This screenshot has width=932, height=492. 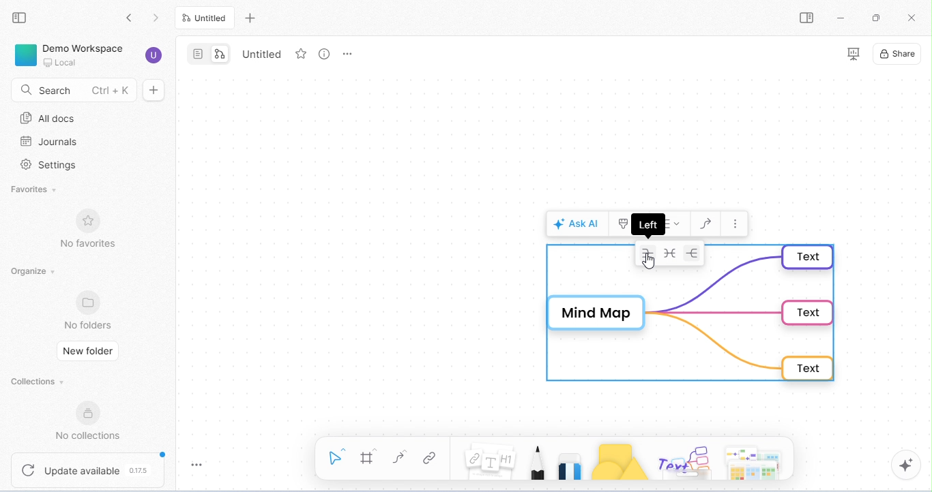 I want to click on cursor movement, so click(x=649, y=262).